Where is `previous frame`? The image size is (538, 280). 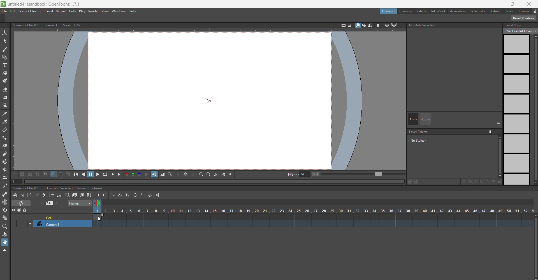
previous frame is located at coordinates (84, 174).